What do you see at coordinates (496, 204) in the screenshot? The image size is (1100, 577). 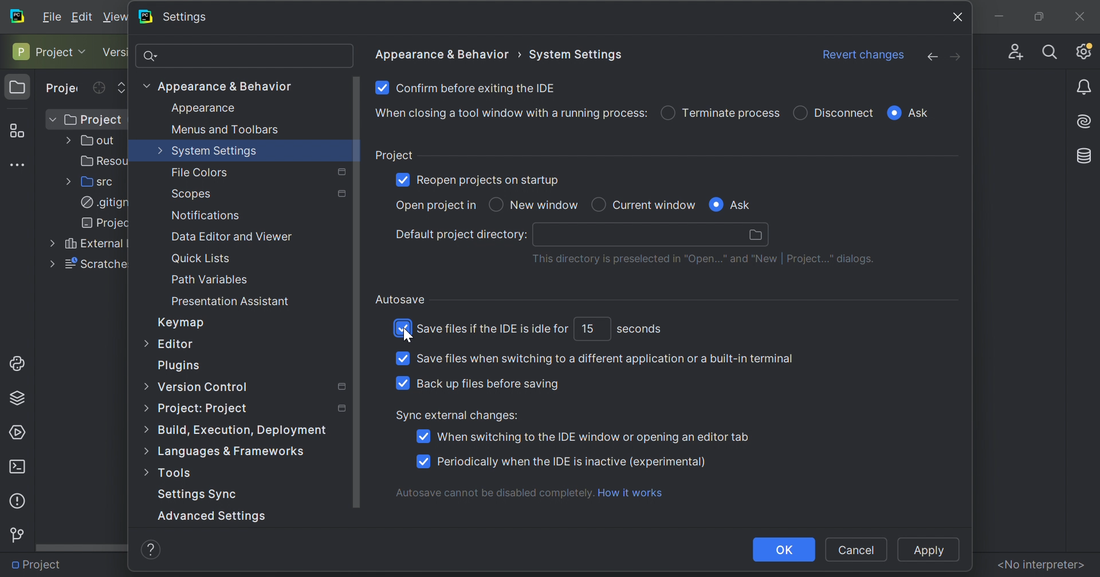 I see `Checkbox` at bounding box center [496, 204].